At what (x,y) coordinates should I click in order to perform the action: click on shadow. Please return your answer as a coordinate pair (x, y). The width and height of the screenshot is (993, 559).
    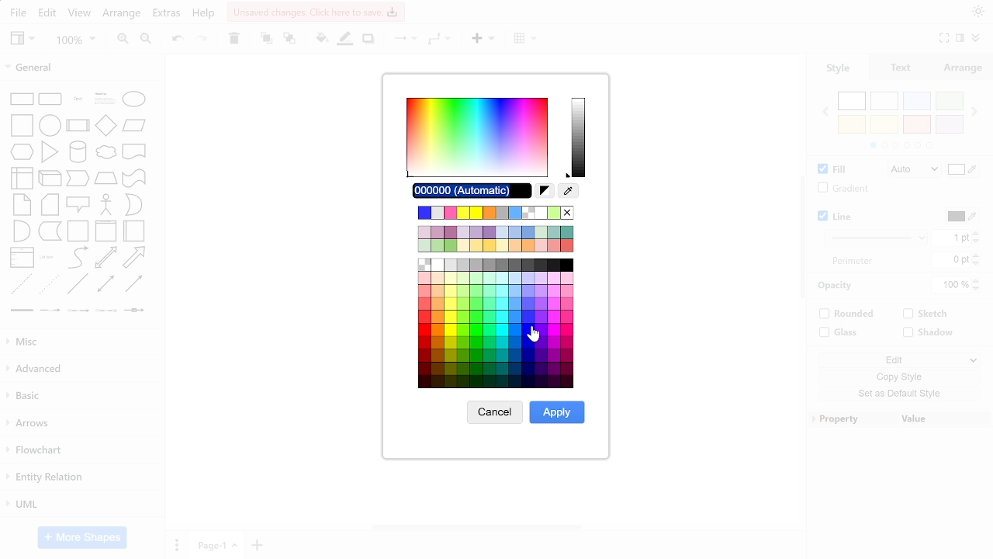
    Looking at the image, I should click on (931, 333).